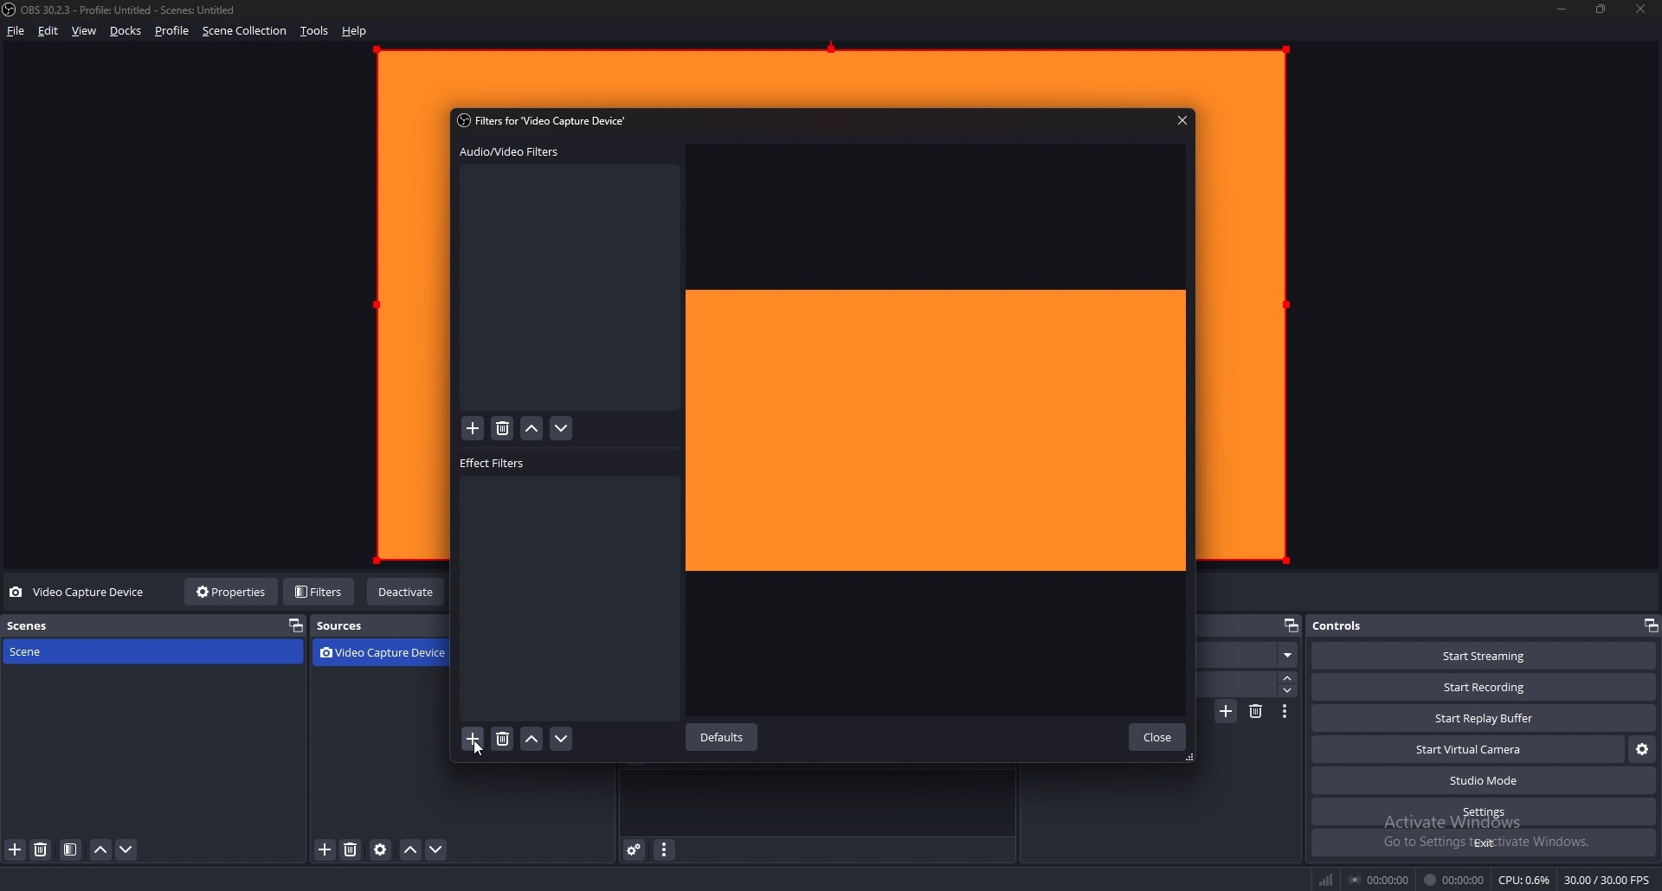 The image size is (1662, 891). Describe the element at coordinates (1284, 711) in the screenshot. I see `transition properties` at that location.